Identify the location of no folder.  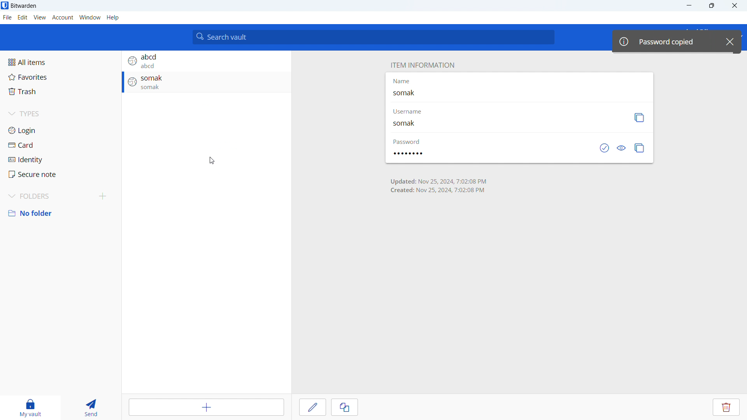
(60, 213).